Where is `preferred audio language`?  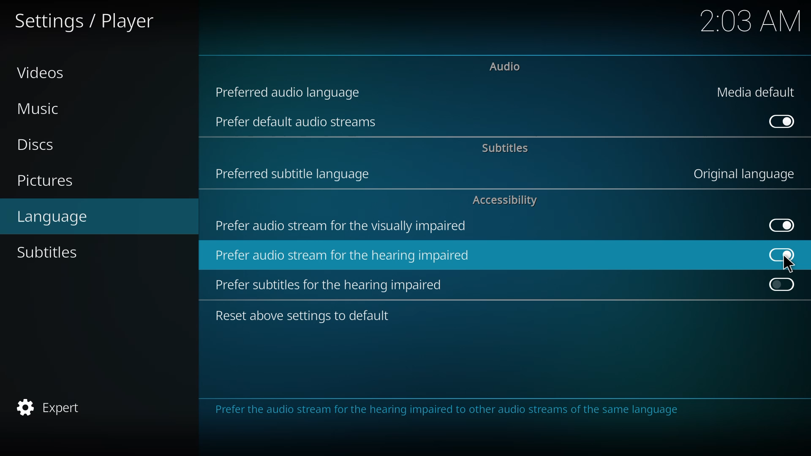
preferred audio language is located at coordinates (293, 91).